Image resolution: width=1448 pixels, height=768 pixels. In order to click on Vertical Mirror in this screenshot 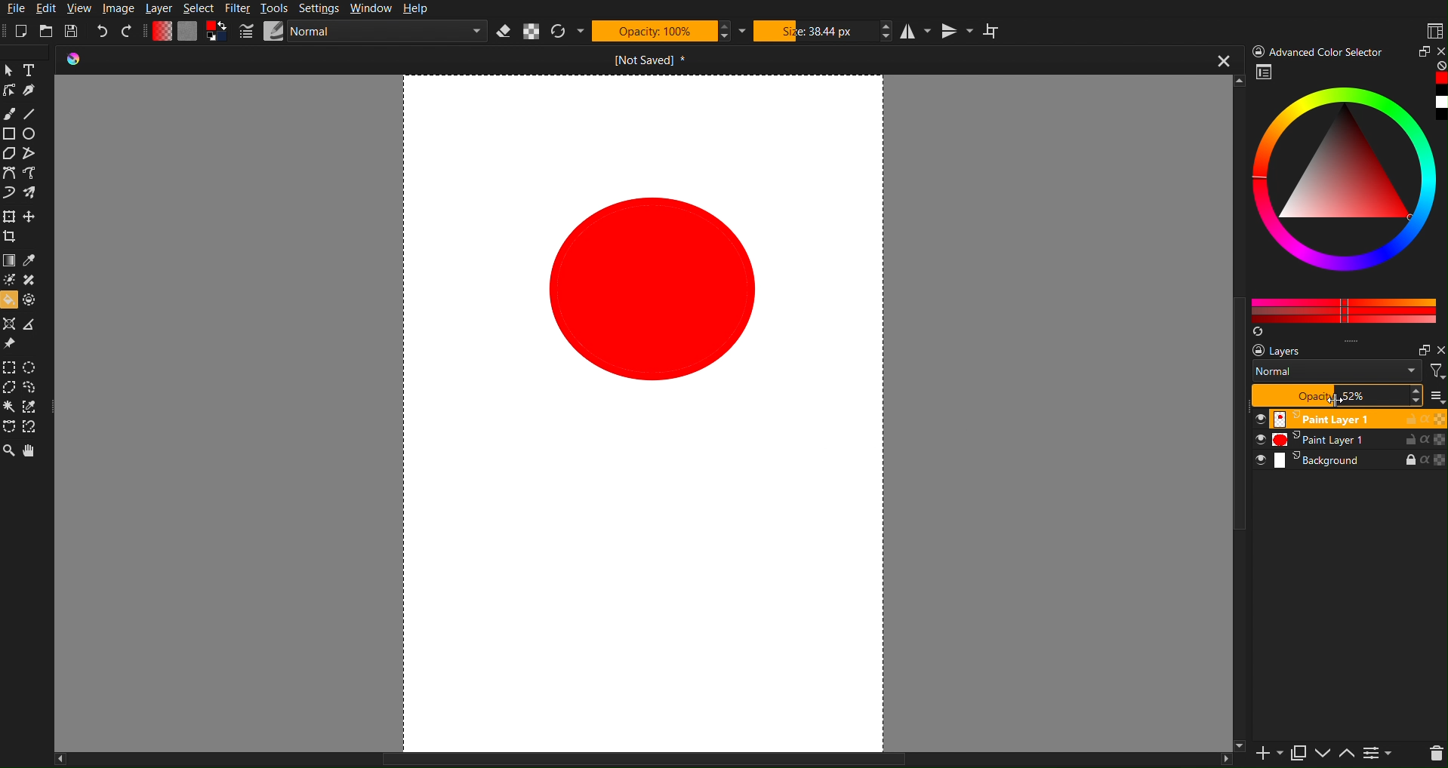, I will do `click(959, 31)`.